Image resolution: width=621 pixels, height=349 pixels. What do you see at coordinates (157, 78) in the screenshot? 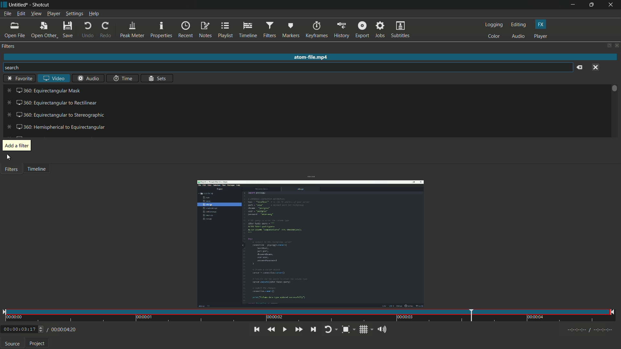
I see `sets` at bounding box center [157, 78].